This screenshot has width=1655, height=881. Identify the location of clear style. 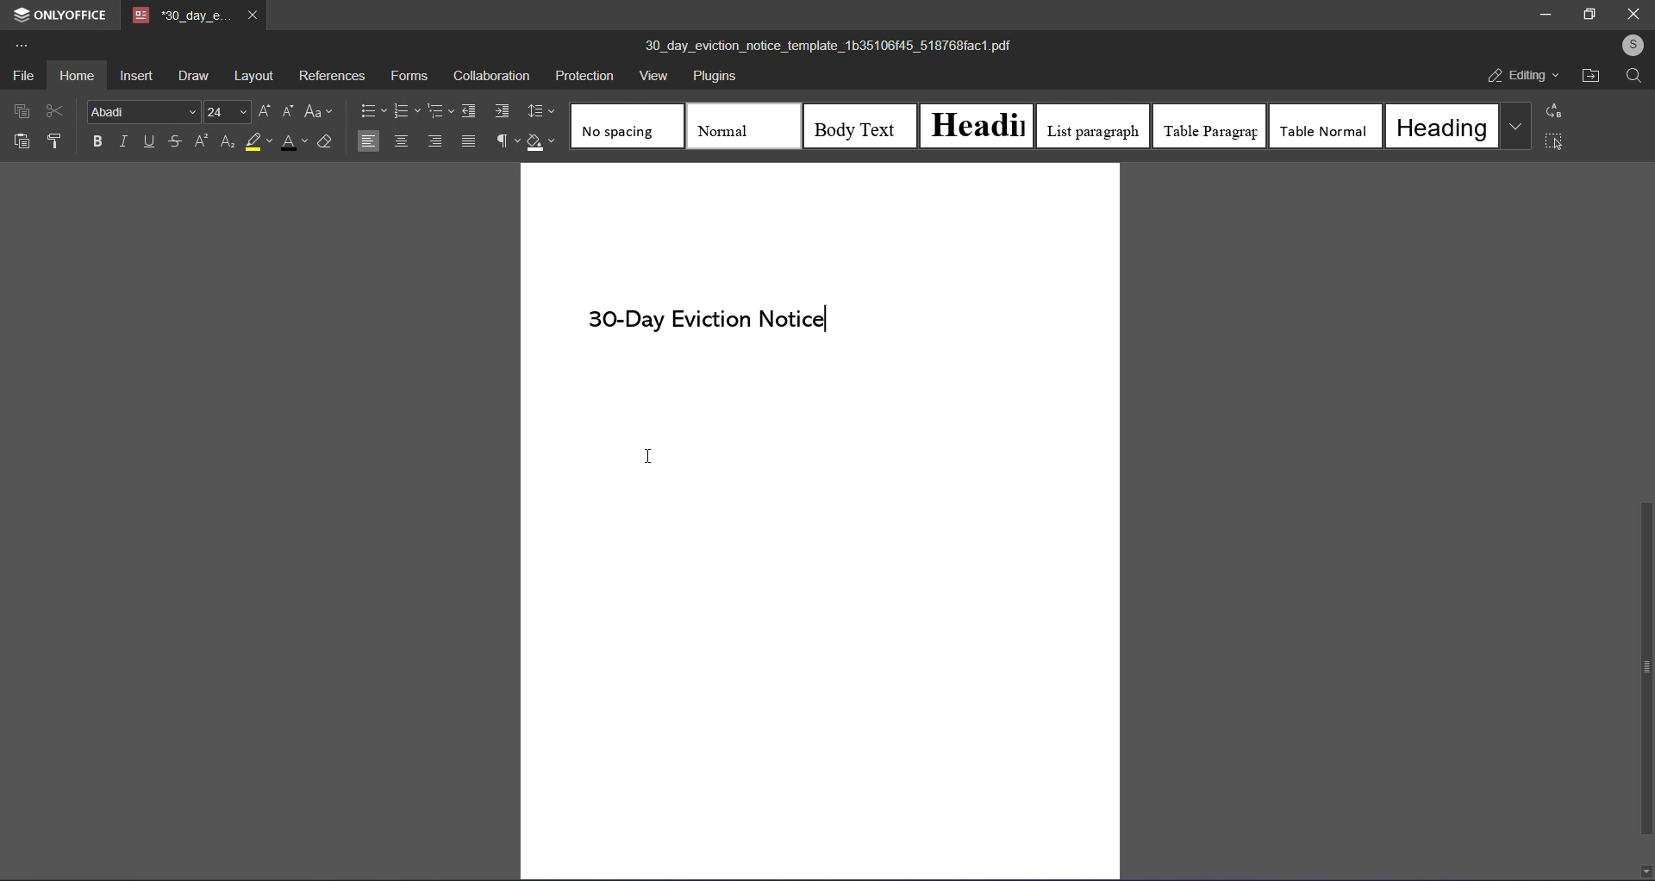
(325, 141).